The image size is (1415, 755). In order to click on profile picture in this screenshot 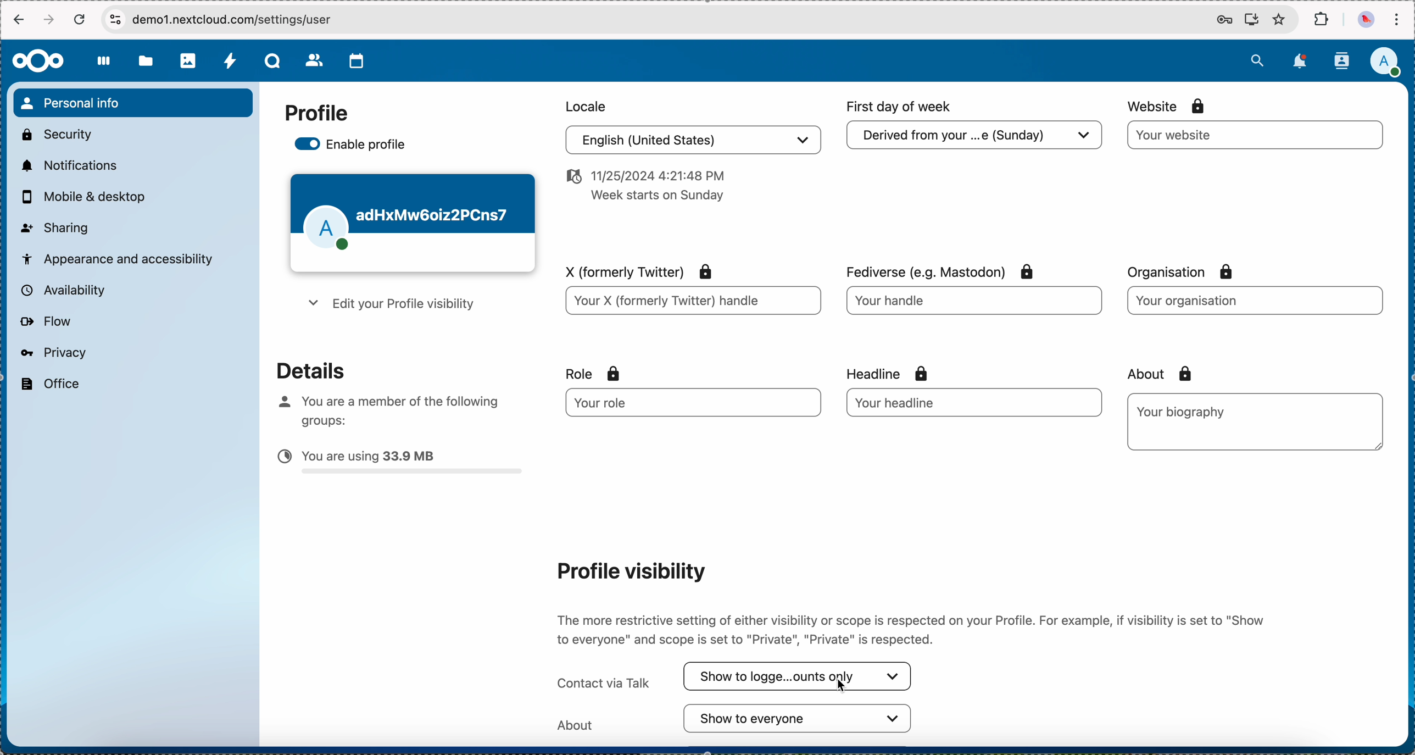, I will do `click(1364, 20)`.